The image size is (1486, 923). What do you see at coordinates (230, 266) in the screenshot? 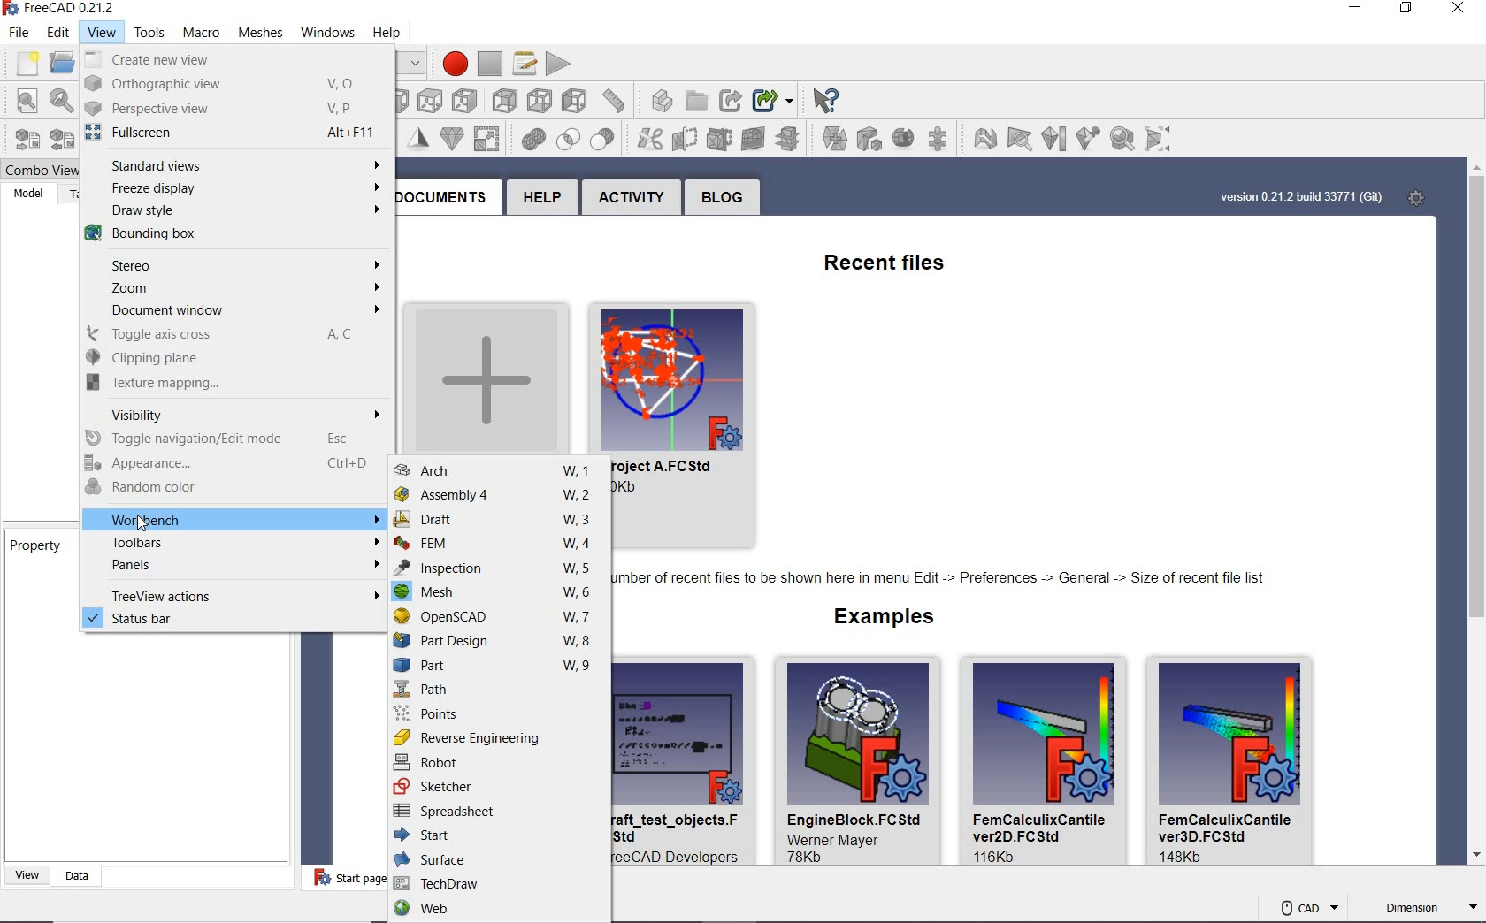
I see `stereo` at bounding box center [230, 266].